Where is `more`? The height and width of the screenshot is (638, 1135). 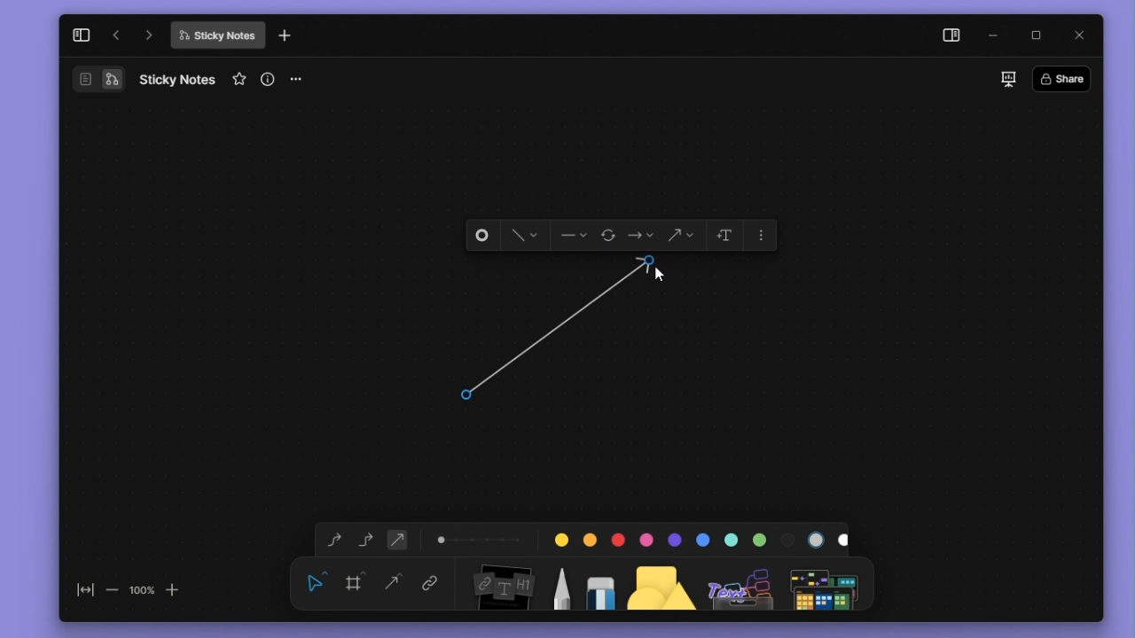 more is located at coordinates (302, 80).